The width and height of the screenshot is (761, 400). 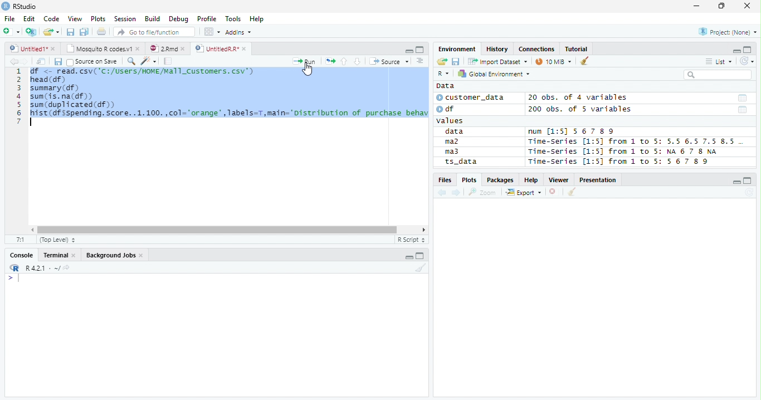 What do you see at coordinates (496, 61) in the screenshot?
I see `Import Dataset` at bounding box center [496, 61].